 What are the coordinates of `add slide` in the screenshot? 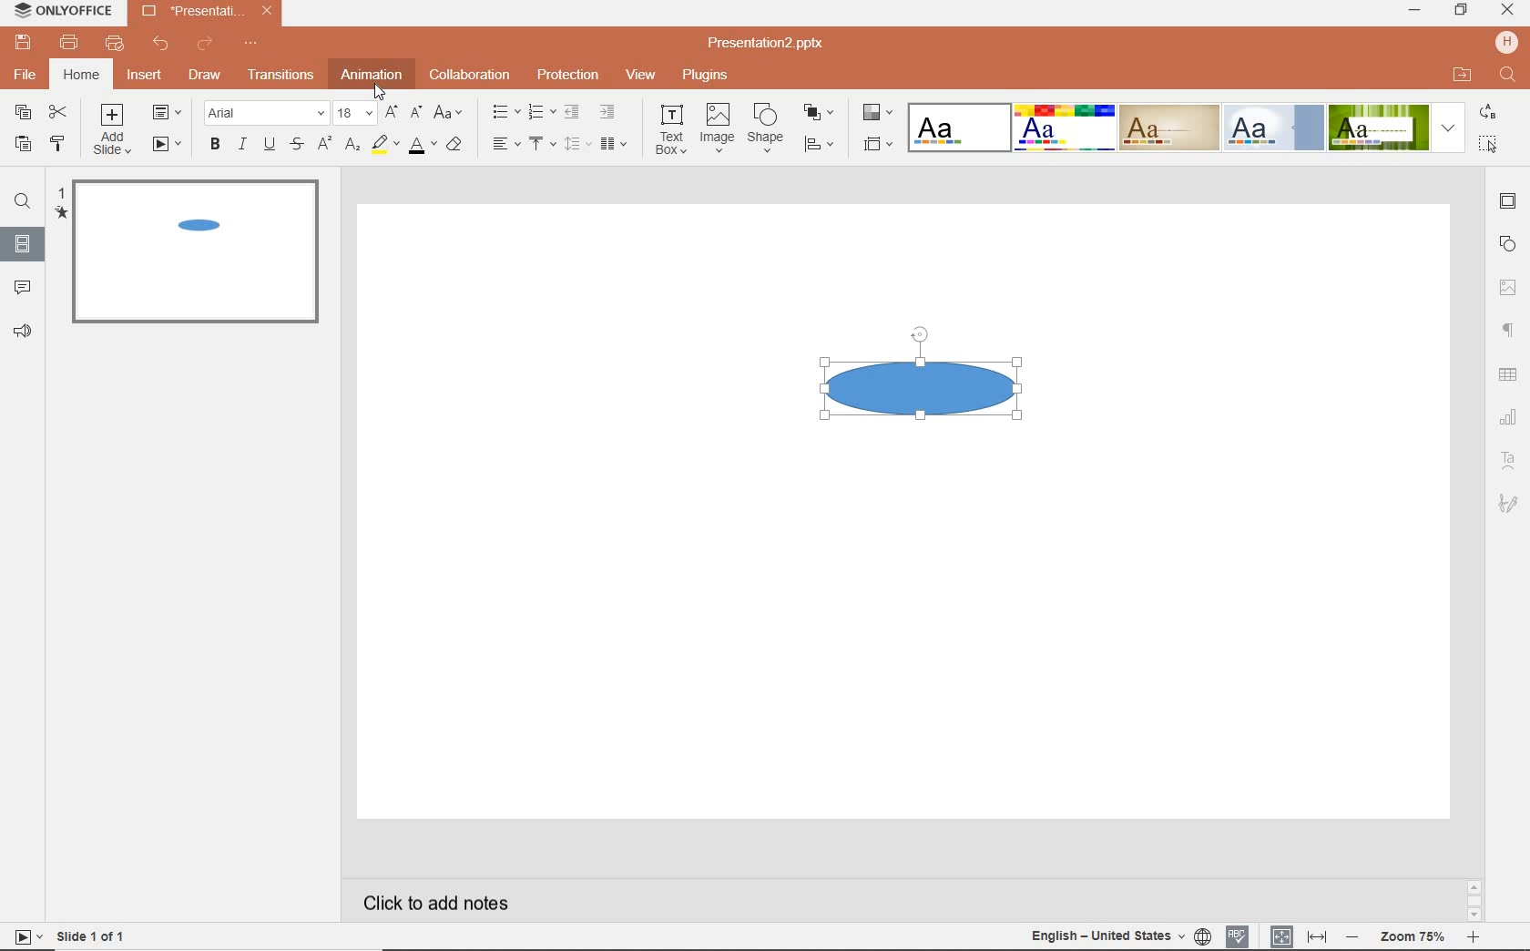 It's located at (113, 129).